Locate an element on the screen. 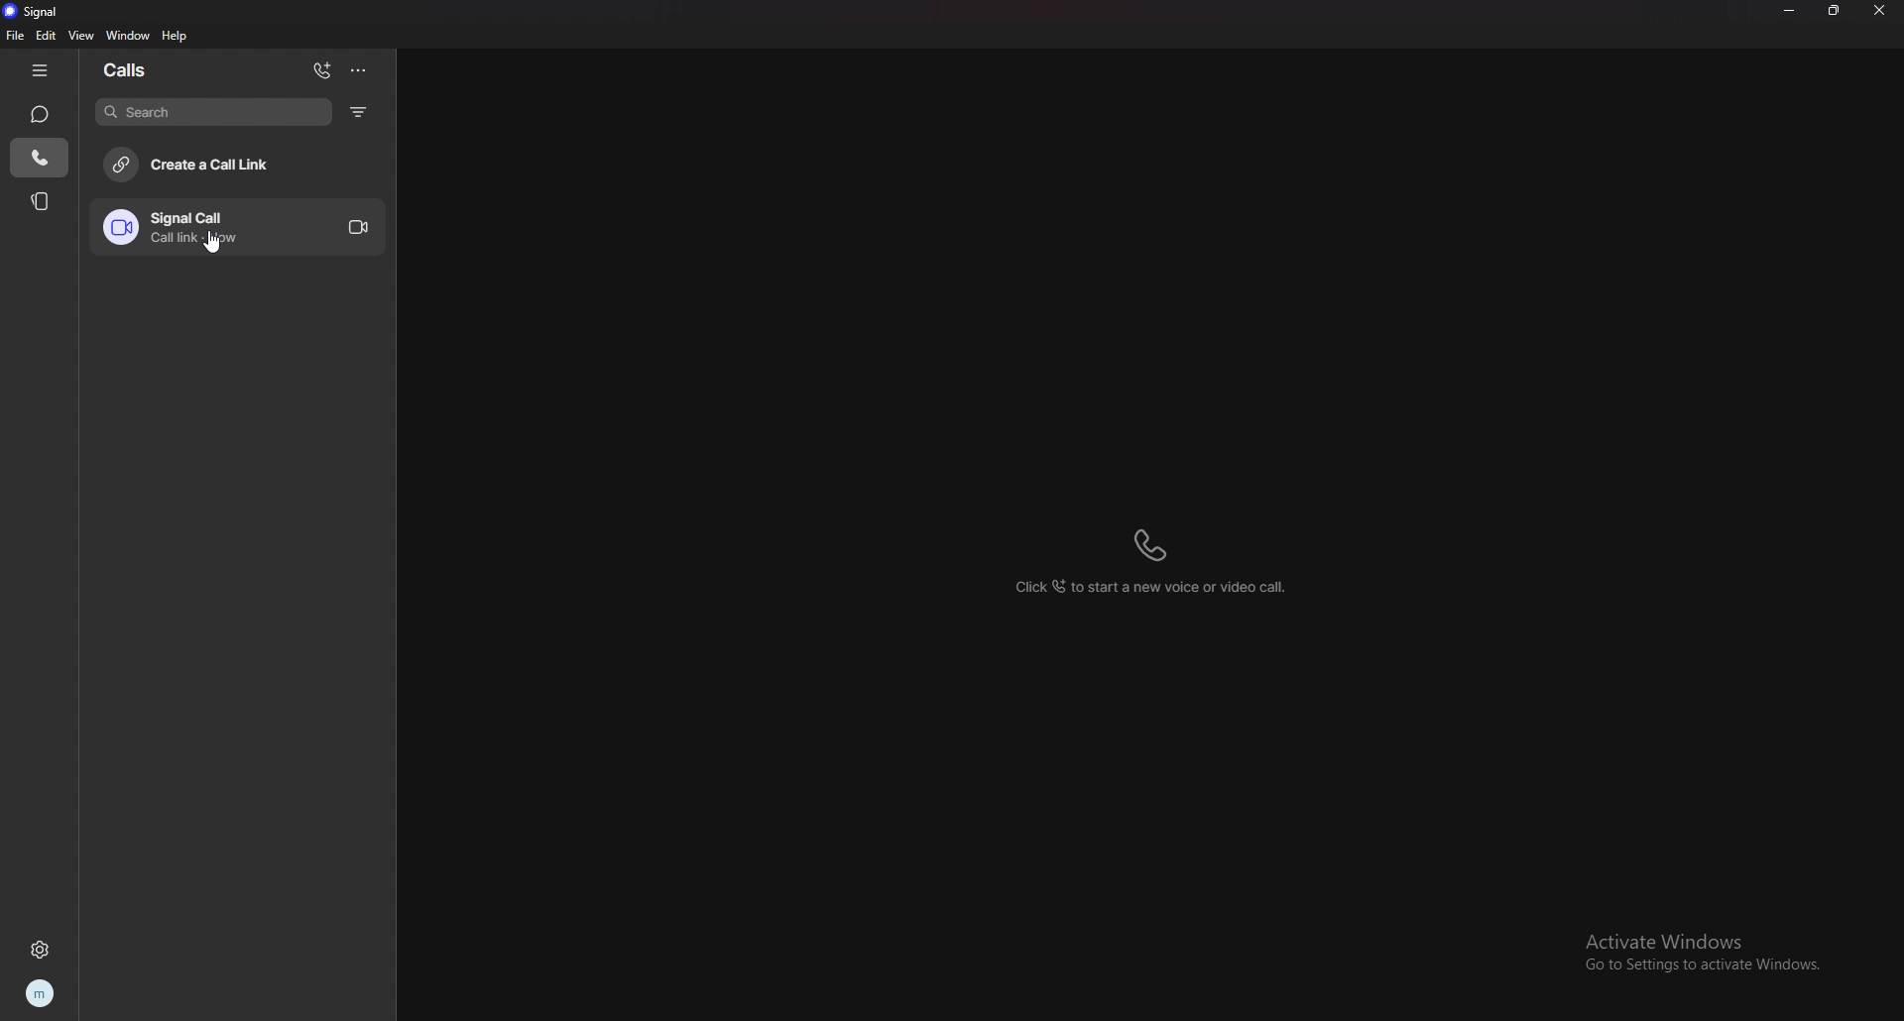 The height and width of the screenshot is (1021, 1904). file is located at coordinates (13, 35).